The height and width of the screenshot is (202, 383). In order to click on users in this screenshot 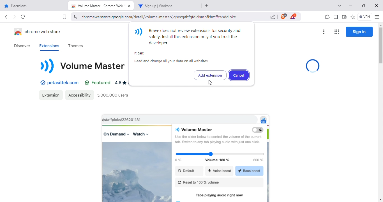, I will do `click(114, 95)`.